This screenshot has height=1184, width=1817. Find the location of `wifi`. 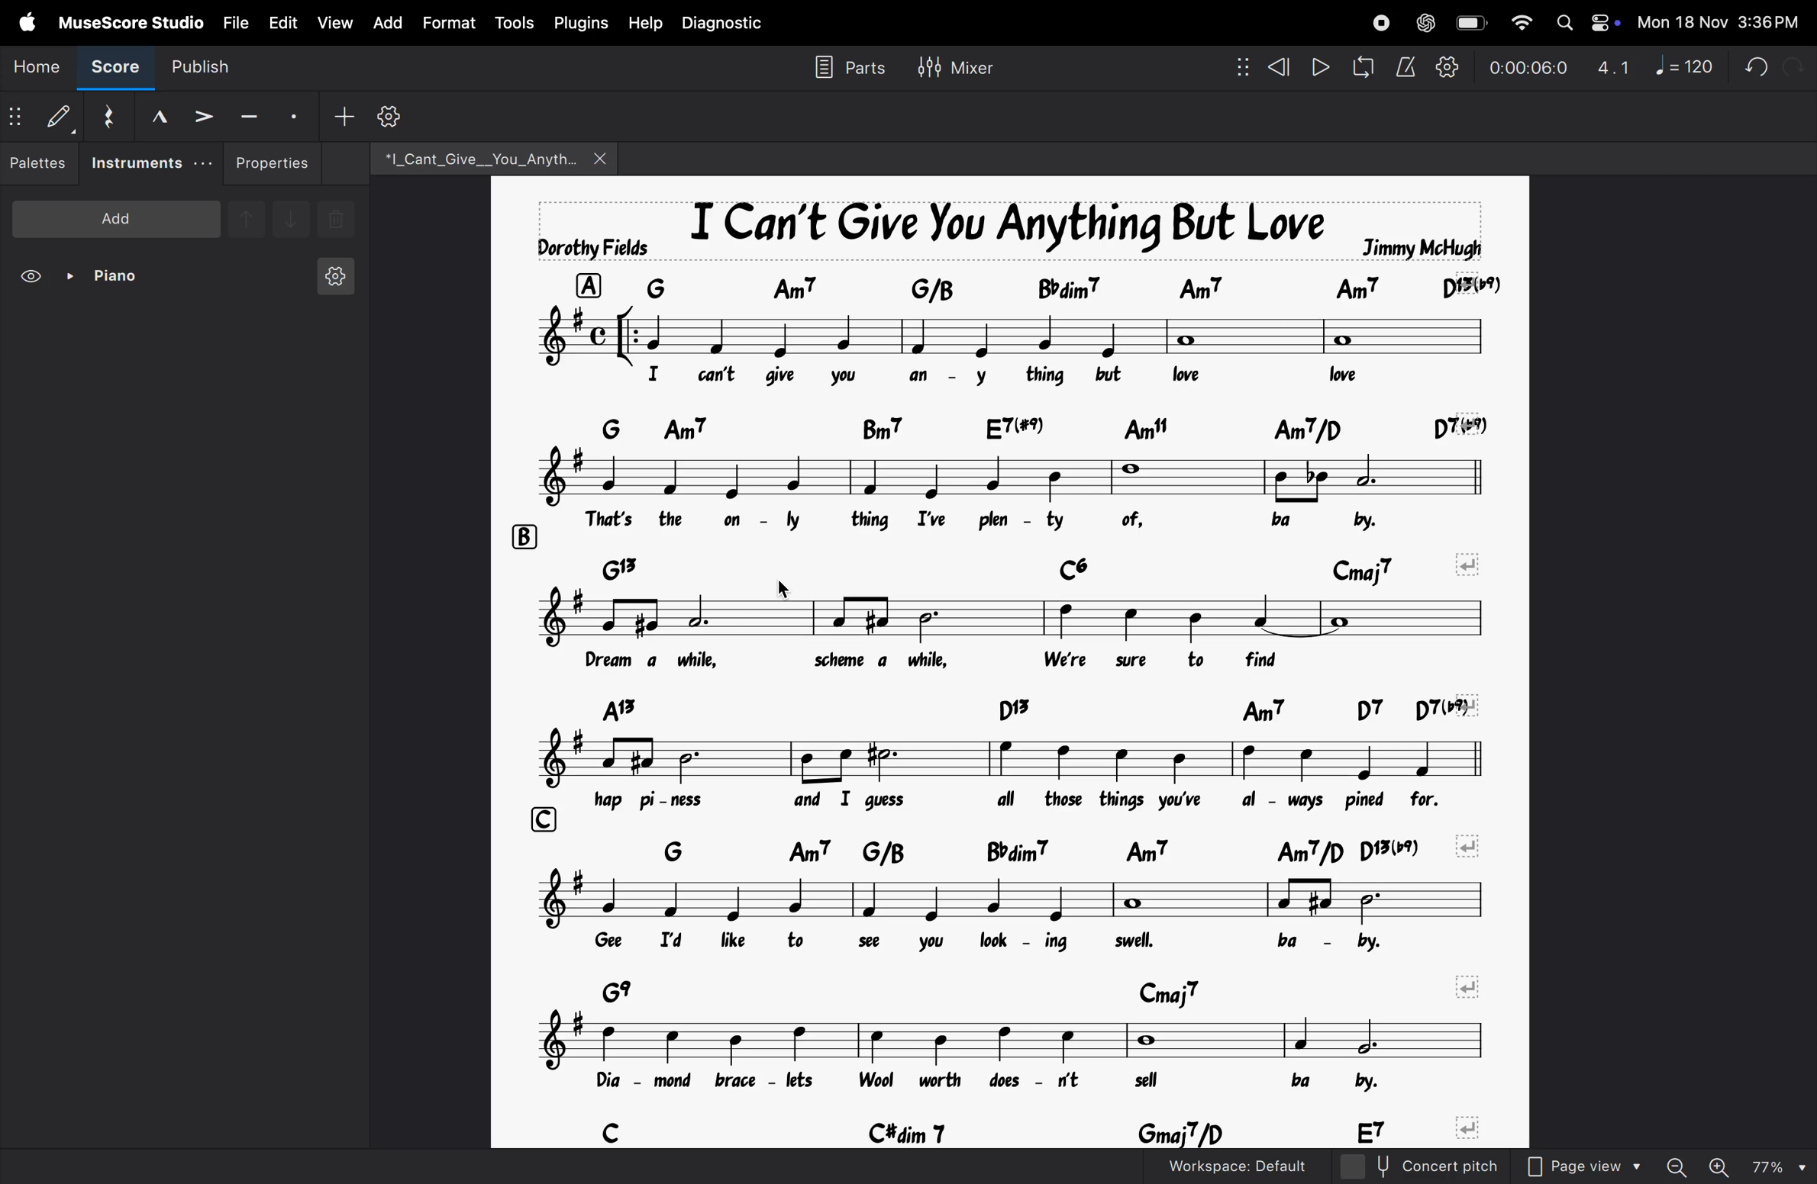

wifi is located at coordinates (1518, 24).